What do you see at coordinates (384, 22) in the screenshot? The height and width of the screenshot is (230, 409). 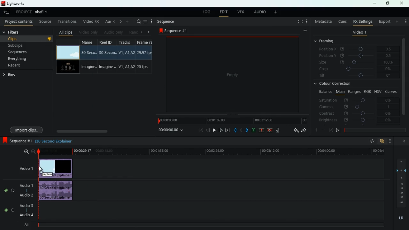 I see `export` at bounding box center [384, 22].